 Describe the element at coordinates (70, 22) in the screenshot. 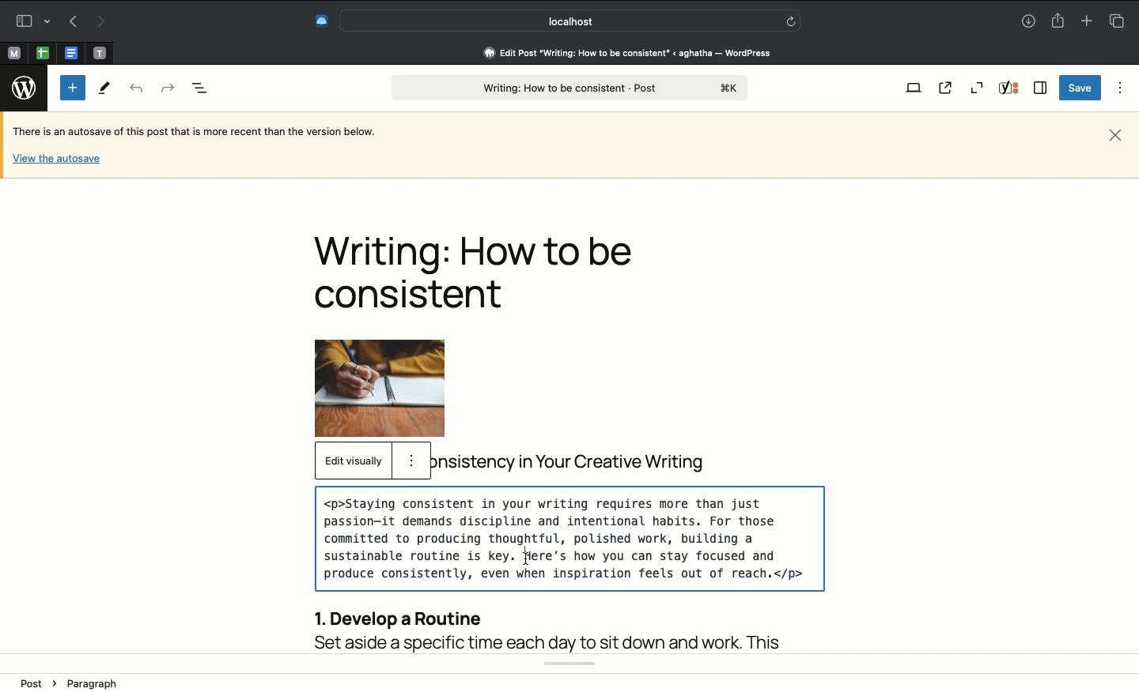

I see `Previous page` at that location.